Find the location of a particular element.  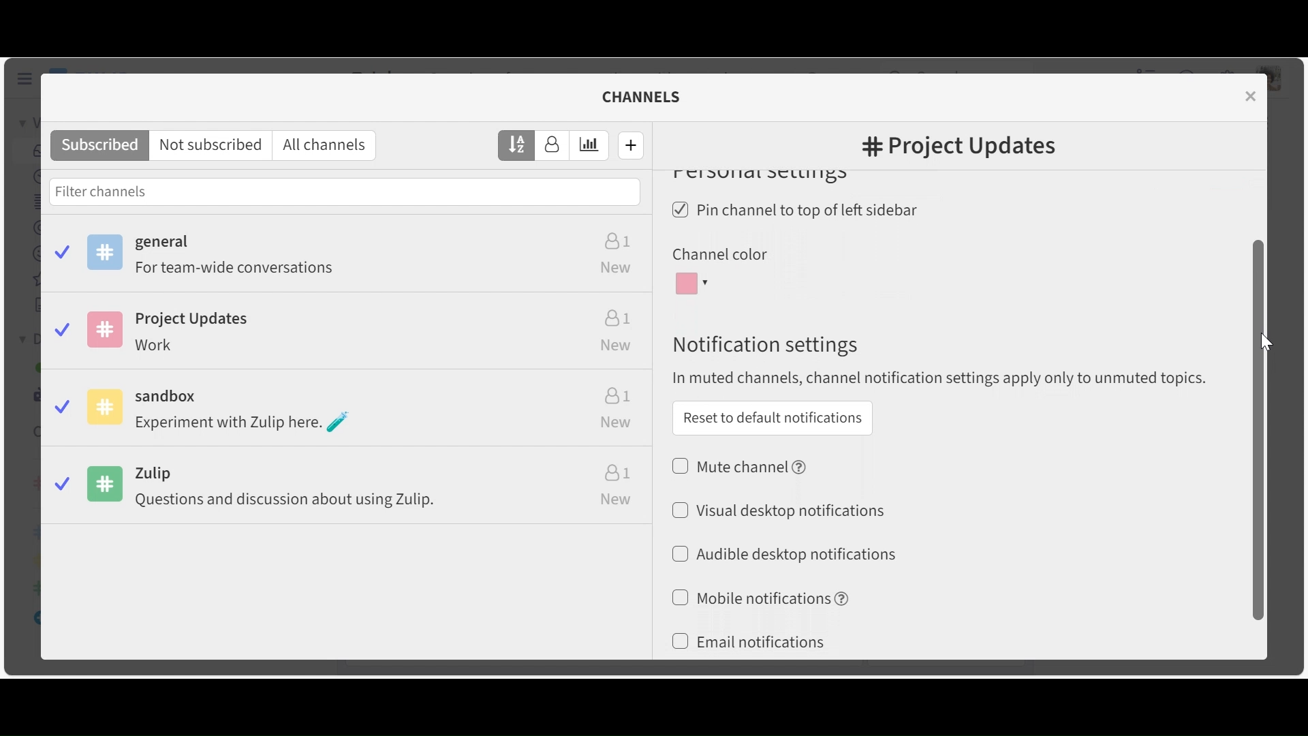

Subscribed channels is located at coordinates (349, 258).